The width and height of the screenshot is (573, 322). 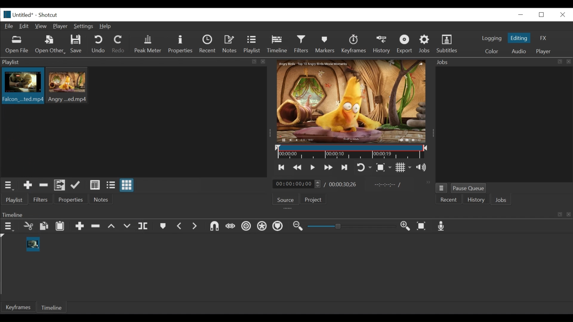 I want to click on View, so click(x=41, y=26).